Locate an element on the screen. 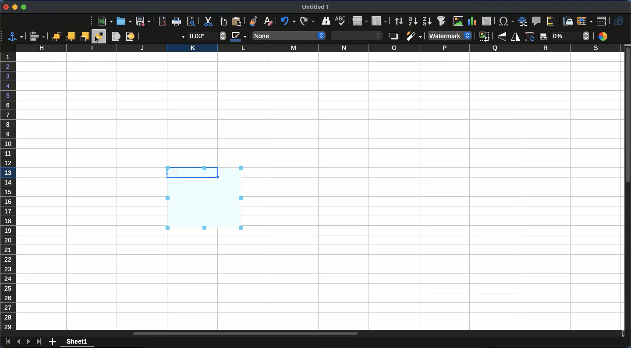  clone formatting is located at coordinates (258, 20).